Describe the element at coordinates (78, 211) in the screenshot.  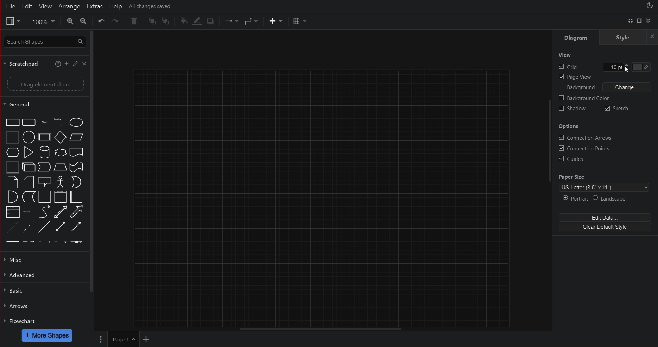
I see `single side arrow` at that location.